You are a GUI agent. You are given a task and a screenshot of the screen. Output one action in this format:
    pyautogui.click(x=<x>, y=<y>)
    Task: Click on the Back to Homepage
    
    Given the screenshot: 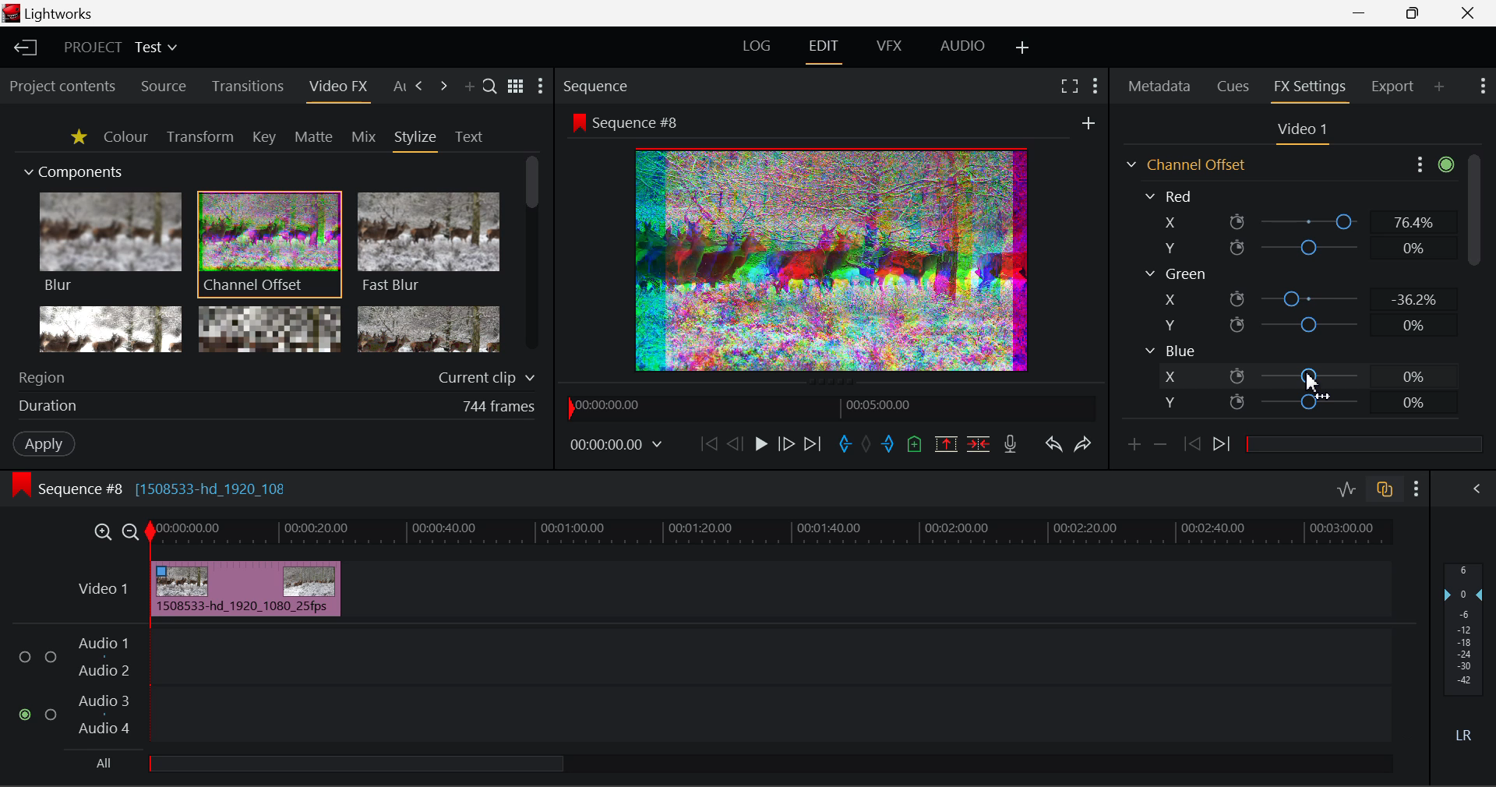 What is the action you would take?
    pyautogui.click(x=24, y=48)
    